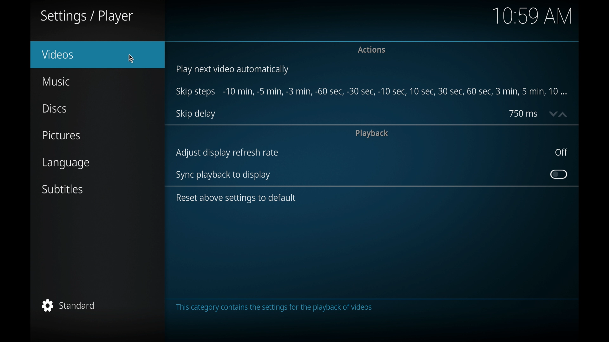  I want to click on play next video automatically, so click(233, 70).